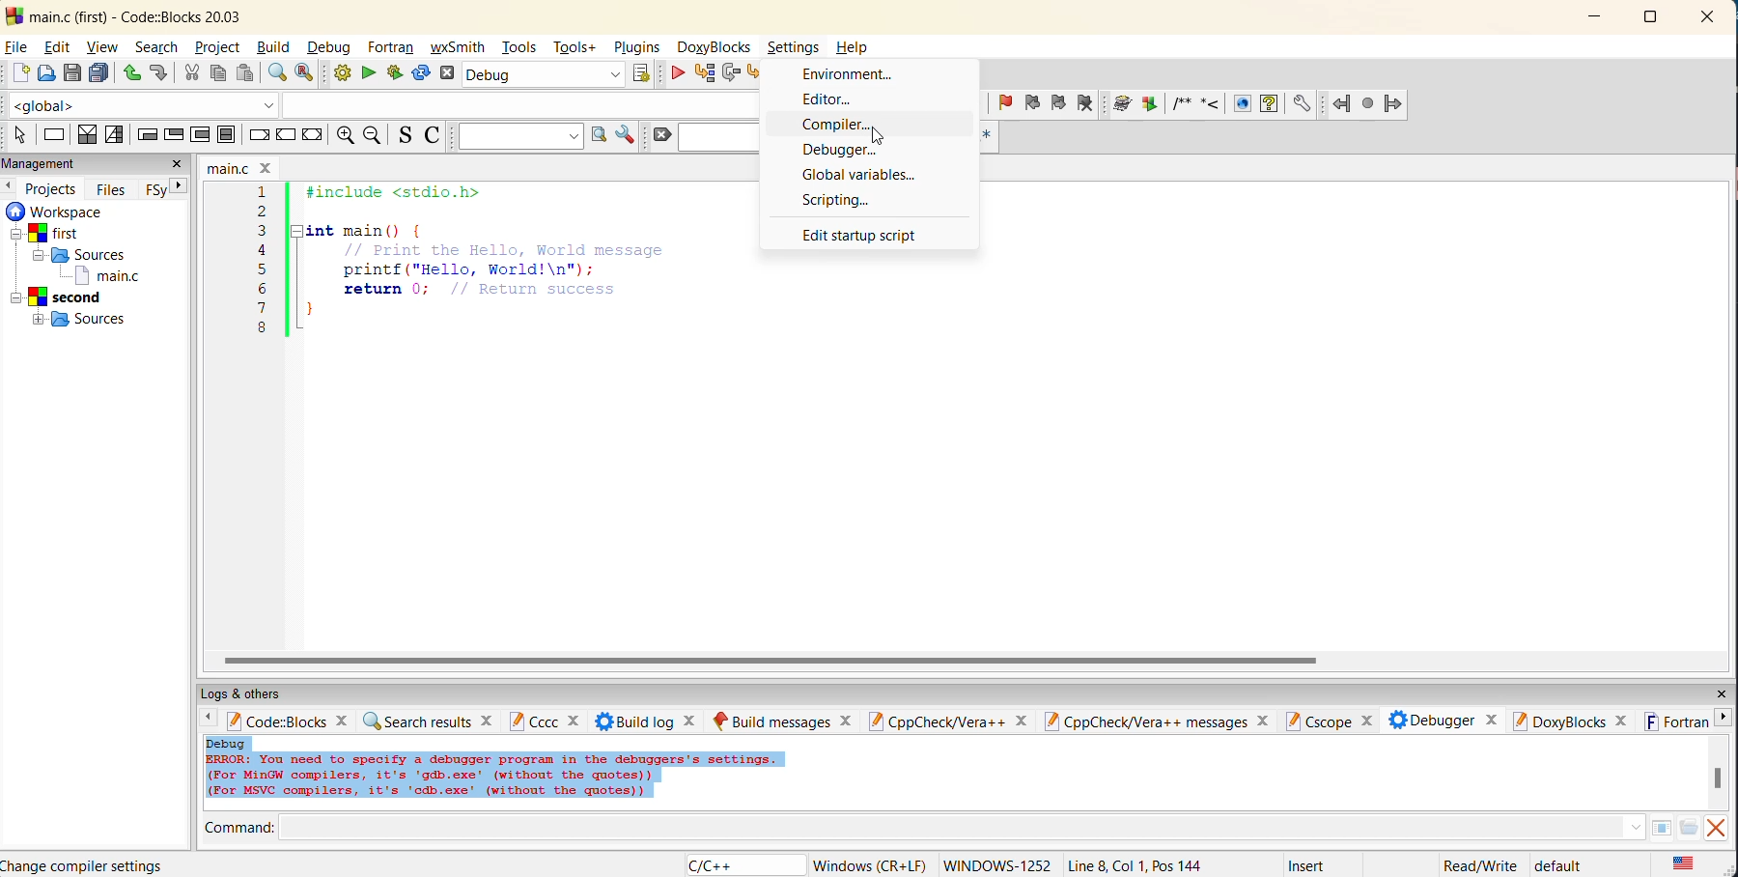  I want to click on debug, so click(331, 45).